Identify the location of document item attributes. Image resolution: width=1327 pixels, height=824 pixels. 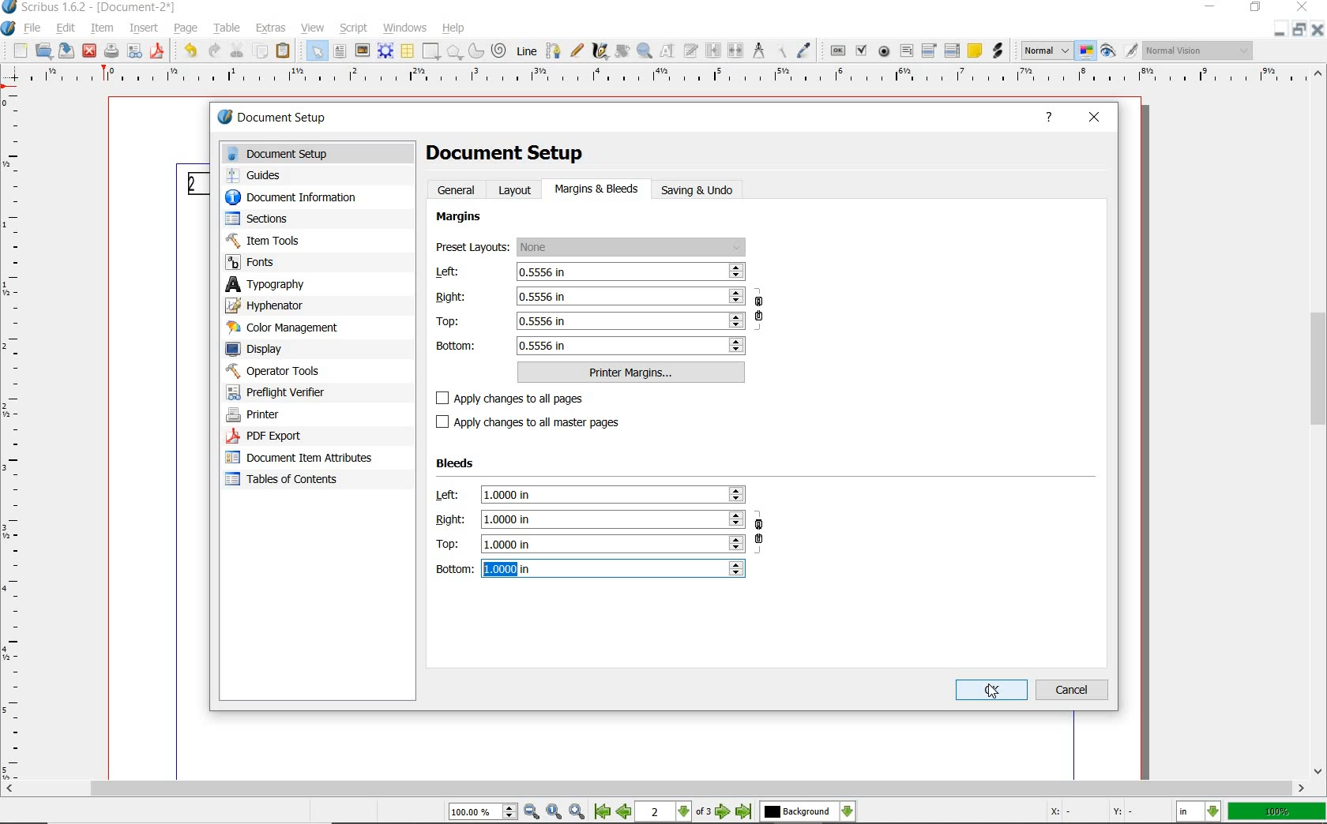
(300, 459).